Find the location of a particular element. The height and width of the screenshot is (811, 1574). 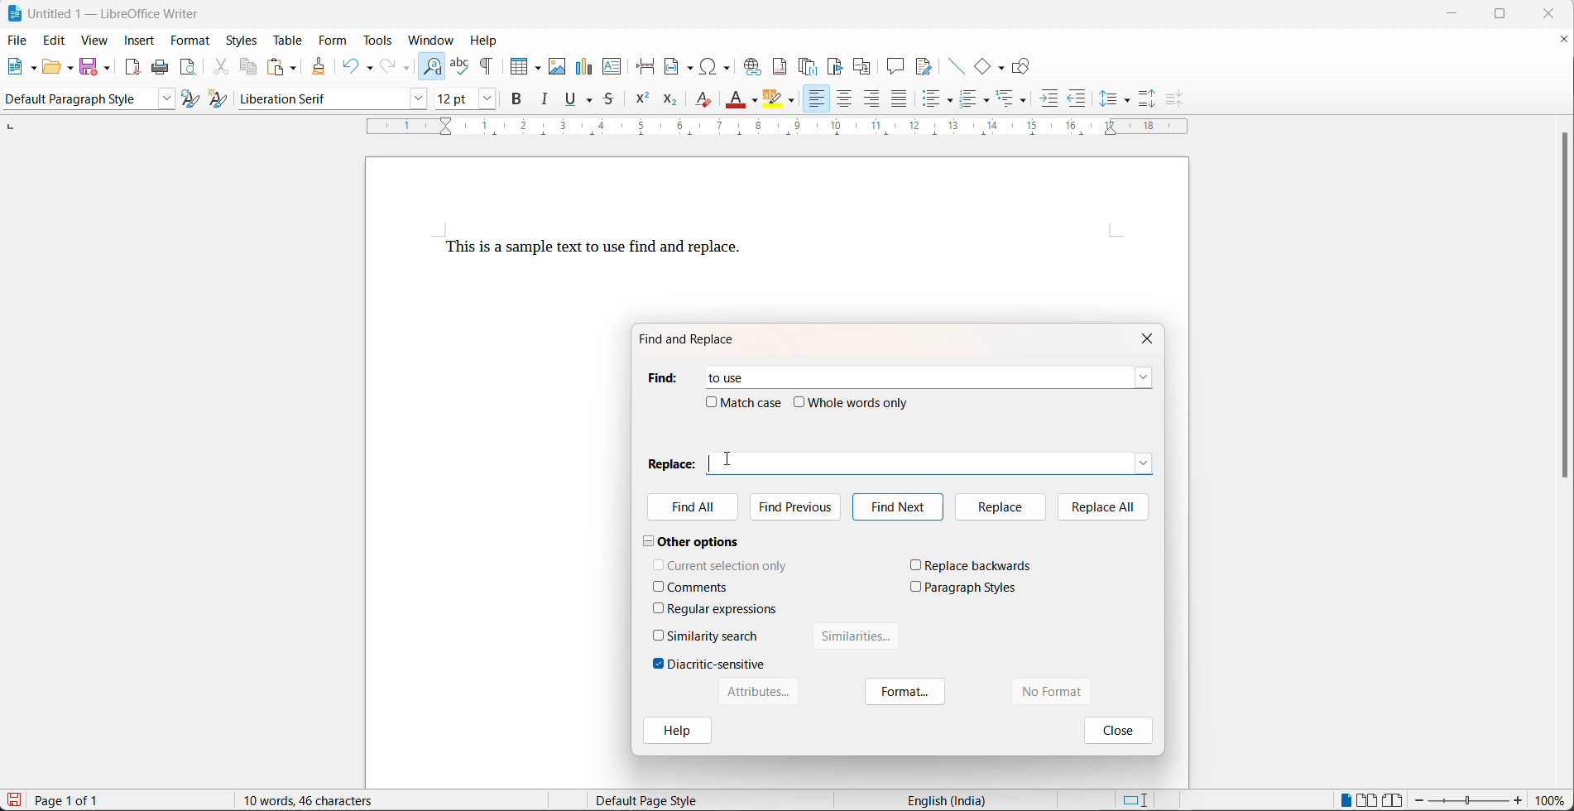

increase indent is located at coordinates (1050, 101).